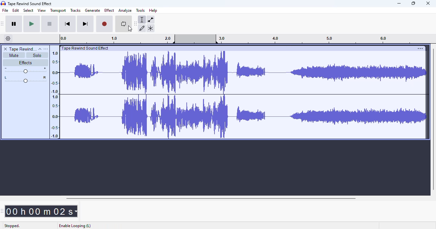  I want to click on maximize, so click(414, 3).